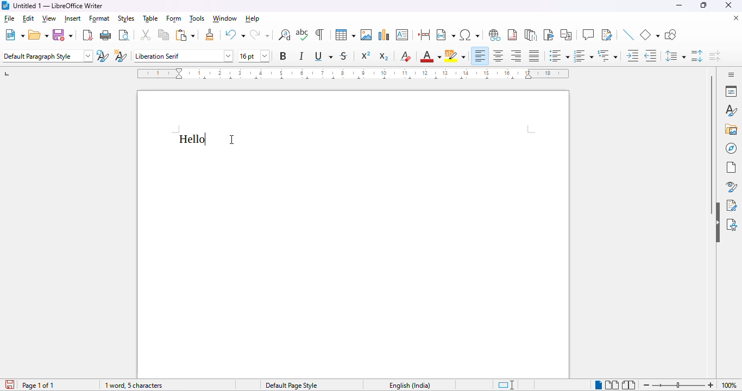  I want to click on Hello, so click(193, 140).